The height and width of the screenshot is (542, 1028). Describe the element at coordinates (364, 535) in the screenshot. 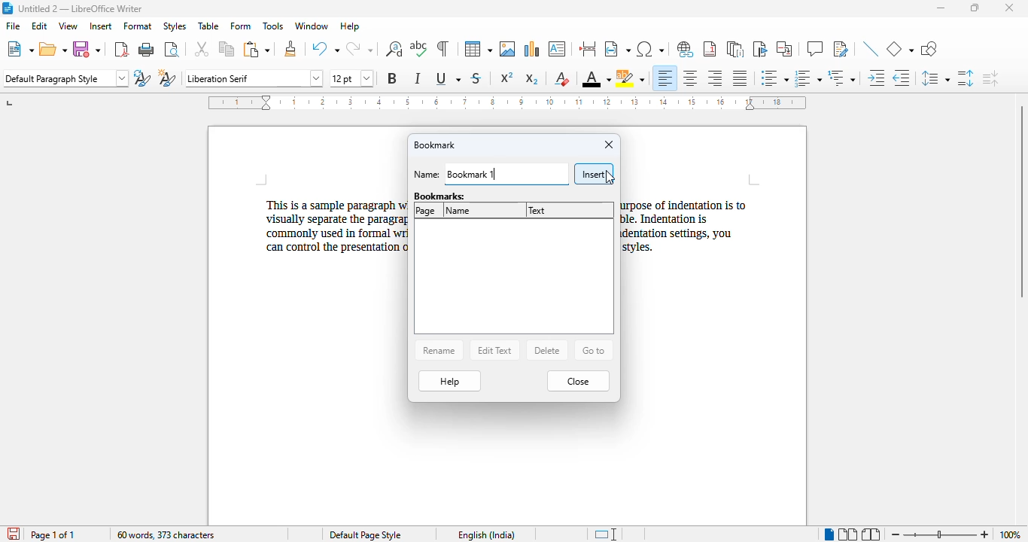

I see `page style` at that location.